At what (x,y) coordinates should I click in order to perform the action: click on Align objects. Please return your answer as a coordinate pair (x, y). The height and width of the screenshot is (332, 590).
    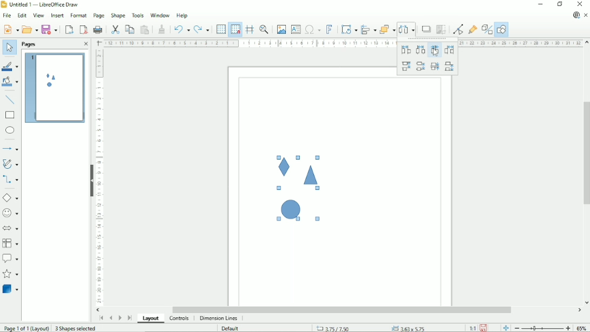
    Looking at the image, I should click on (368, 29).